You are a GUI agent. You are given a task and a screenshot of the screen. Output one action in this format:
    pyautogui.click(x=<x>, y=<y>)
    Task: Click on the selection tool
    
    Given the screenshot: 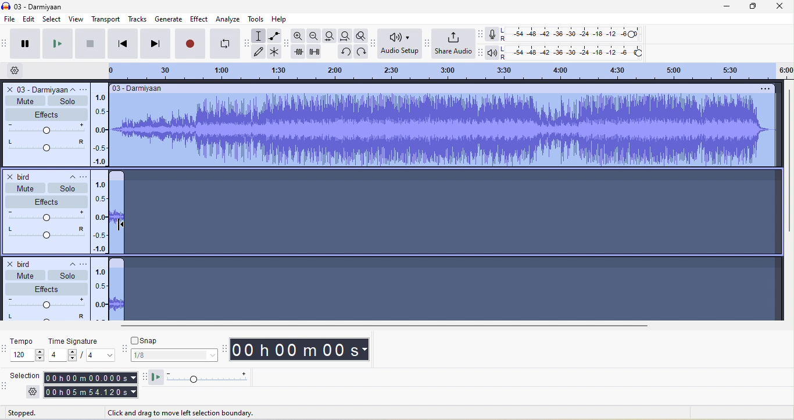 What is the action you would take?
    pyautogui.click(x=261, y=36)
    